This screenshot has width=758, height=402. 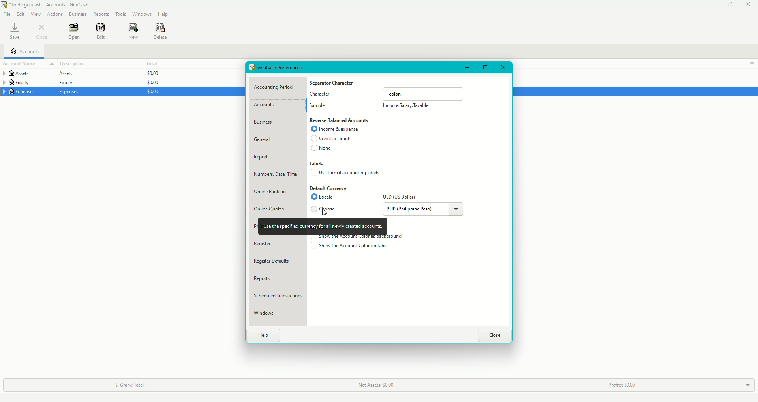 I want to click on Drop down, so click(x=746, y=385).